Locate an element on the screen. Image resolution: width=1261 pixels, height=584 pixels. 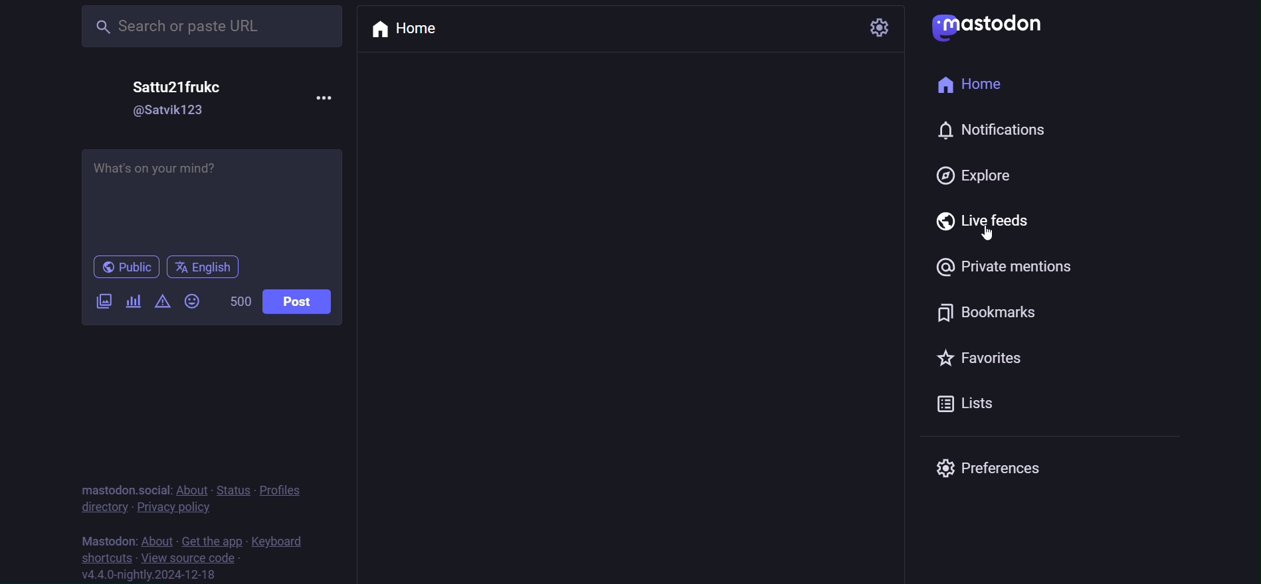
version is located at coordinates (149, 575).